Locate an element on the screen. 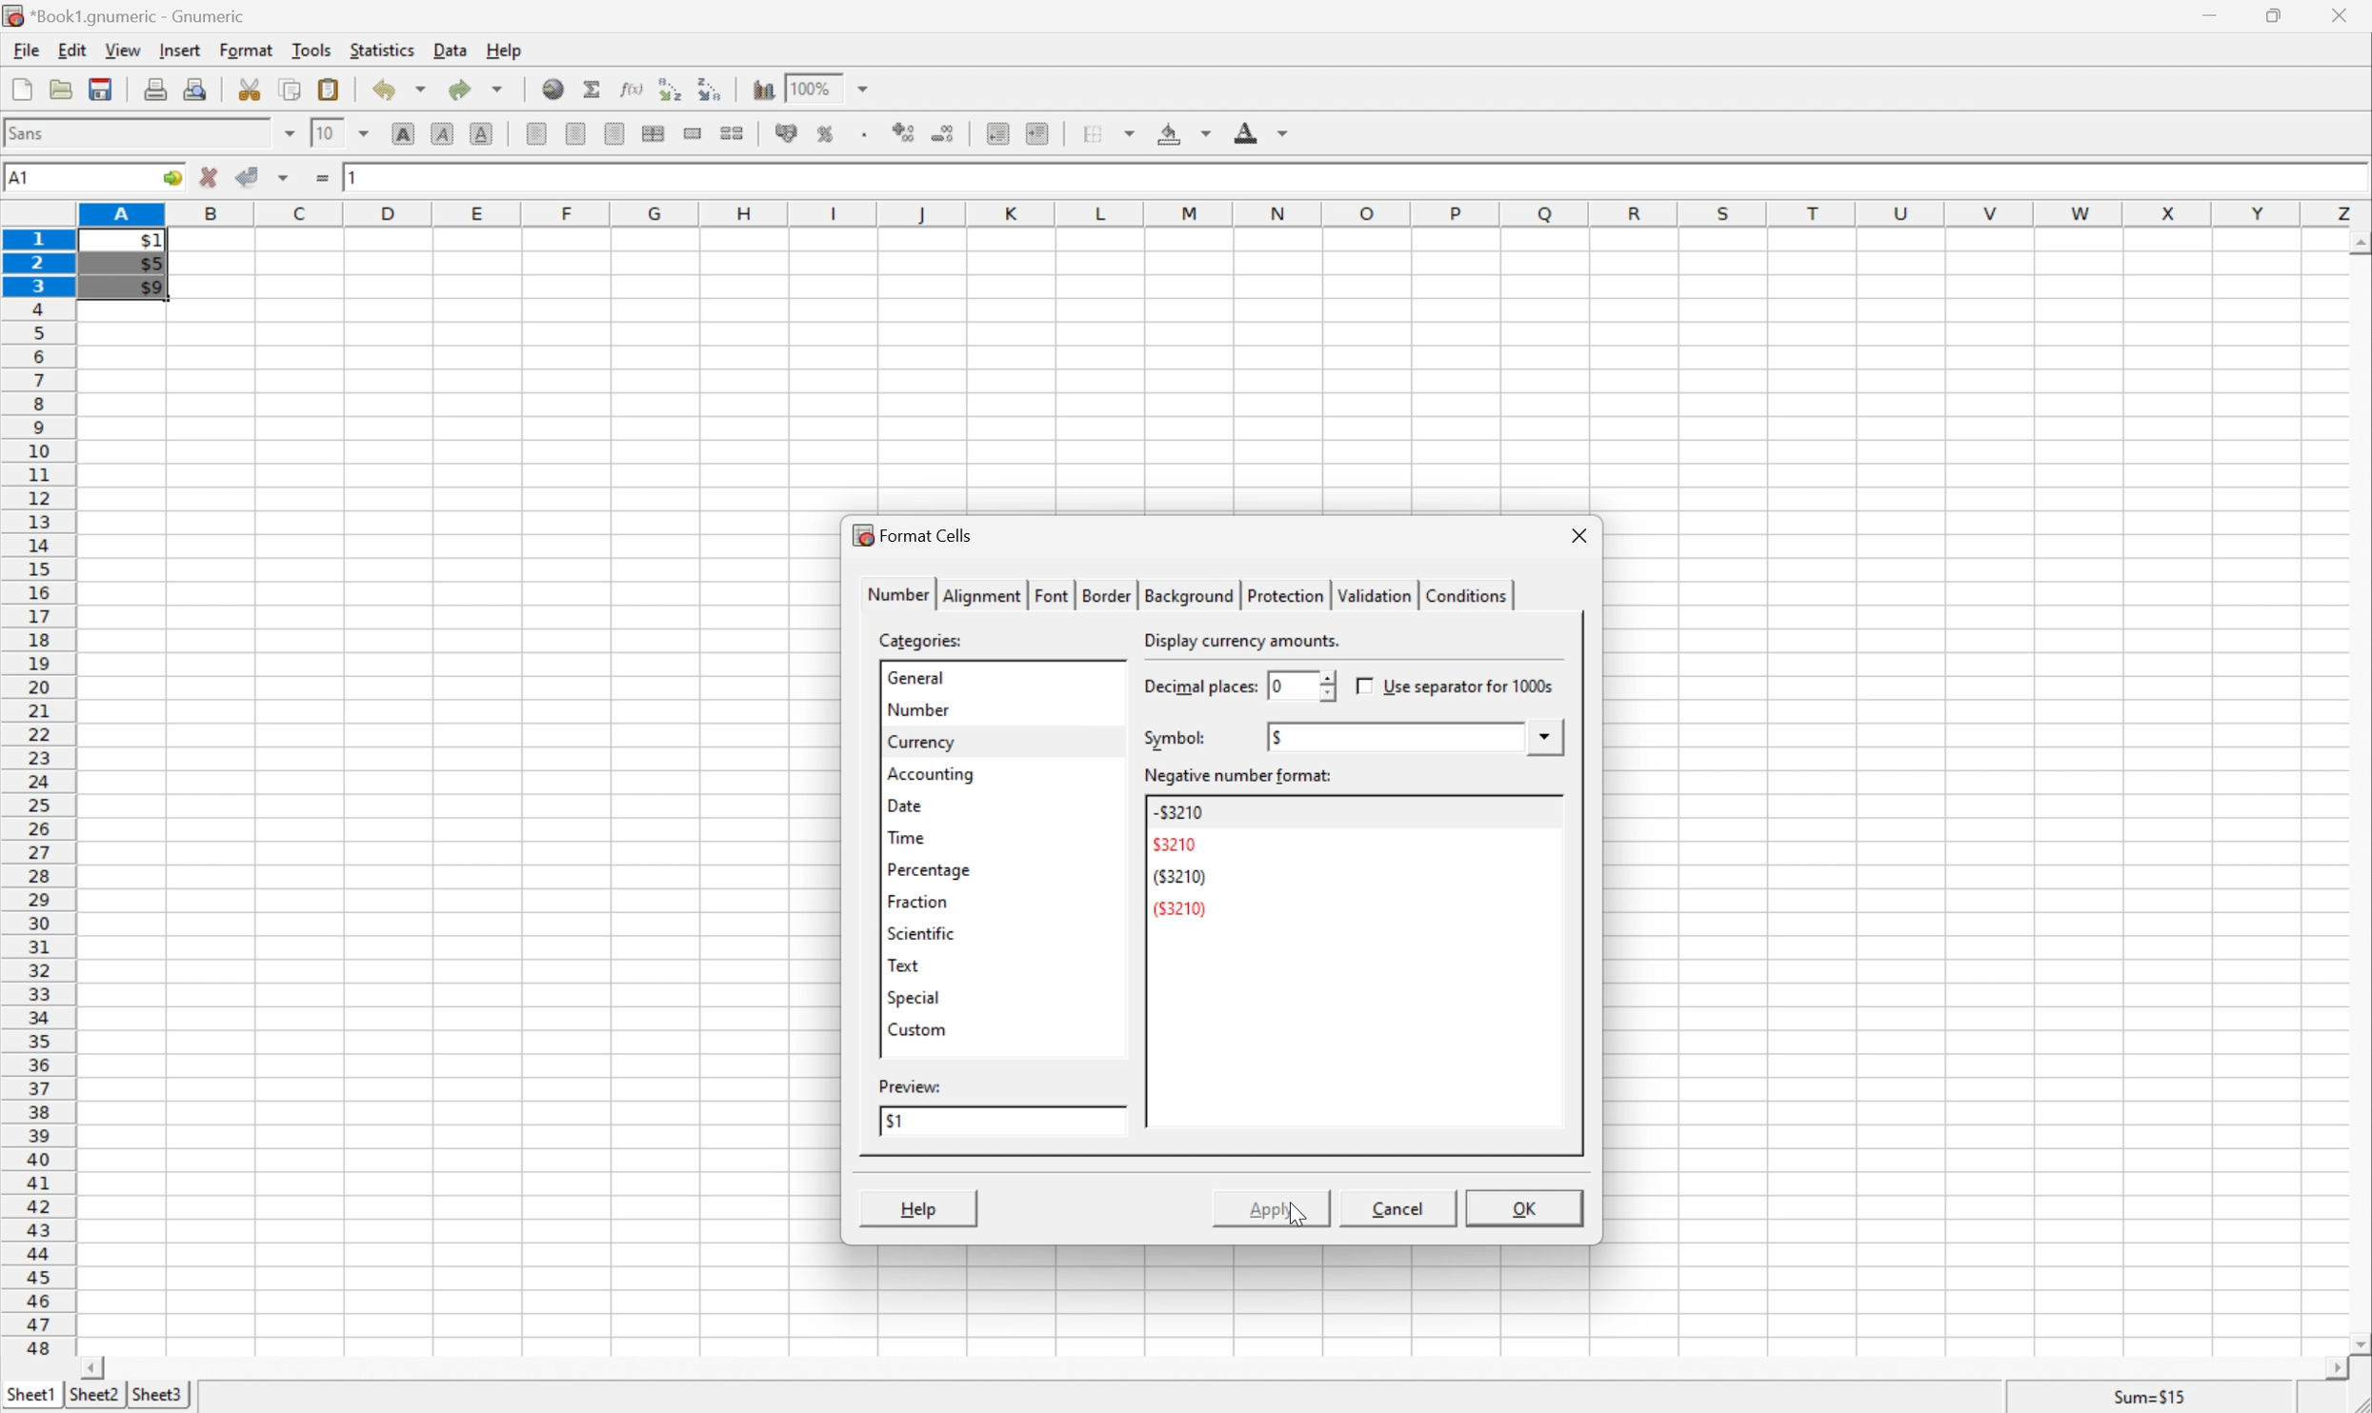 The image size is (2372, 1413). 0 is located at coordinates (1272, 686).